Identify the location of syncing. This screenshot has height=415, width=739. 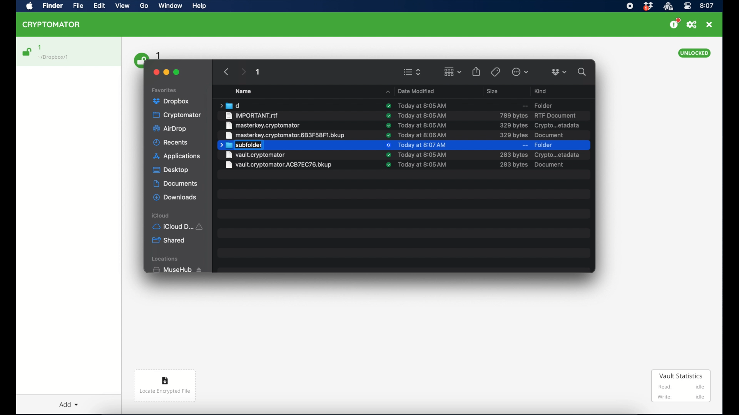
(388, 145).